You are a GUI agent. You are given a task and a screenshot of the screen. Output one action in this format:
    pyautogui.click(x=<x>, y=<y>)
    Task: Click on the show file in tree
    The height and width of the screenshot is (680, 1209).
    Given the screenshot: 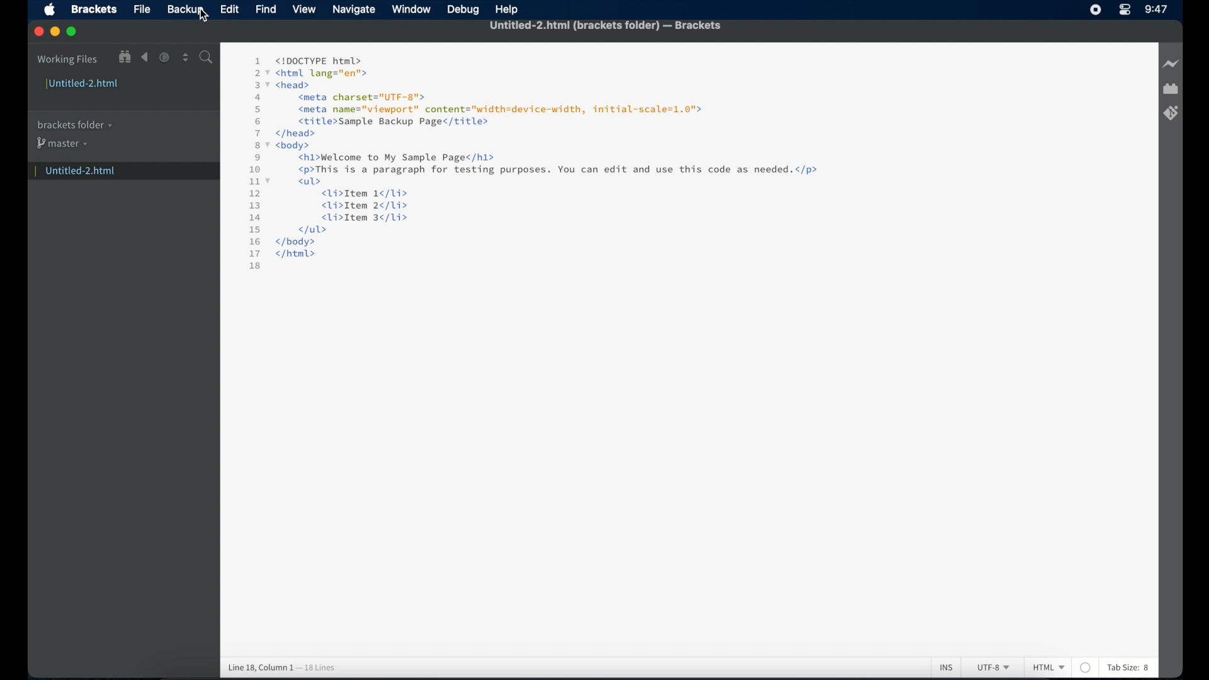 What is the action you would take?
    pyautogui.click(x=125, y=57)
    